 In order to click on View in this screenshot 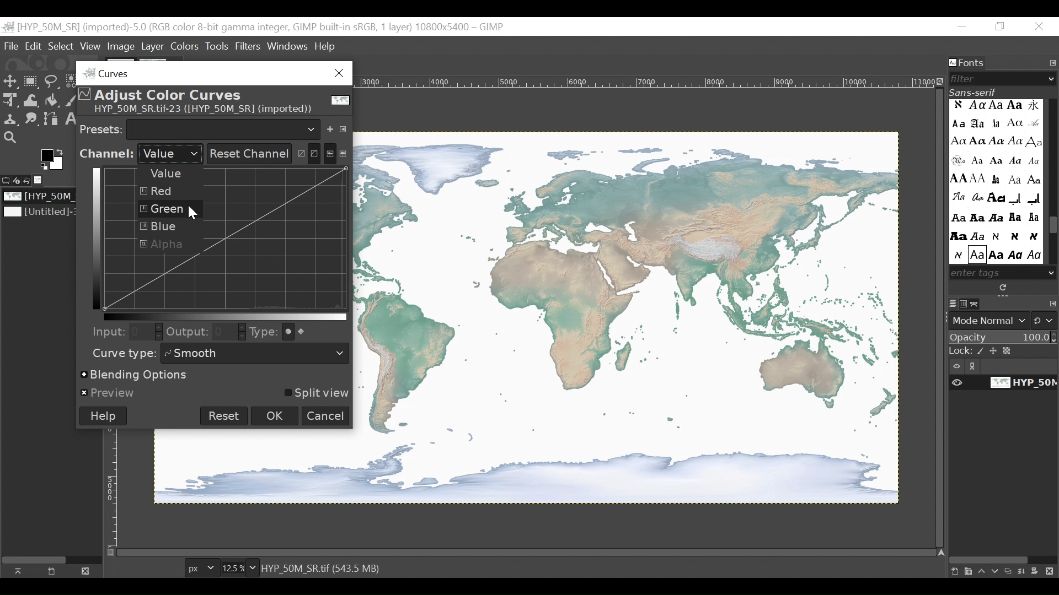, I will do `click(90, 47)`.